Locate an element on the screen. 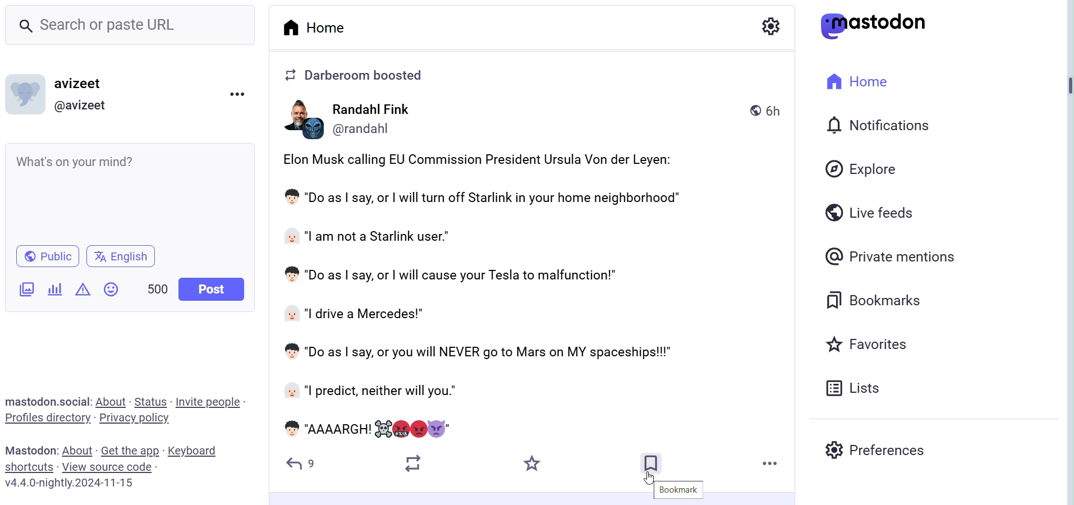 The height and width of the screenshot is (505, 1074). Get the App is located at coordinates (131, 451).